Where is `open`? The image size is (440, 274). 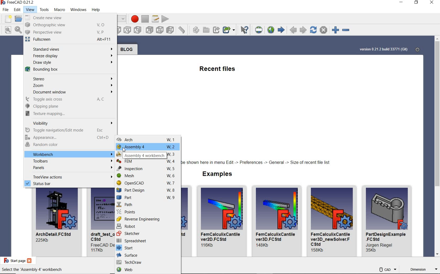 open is located at coordinates (19, 20).